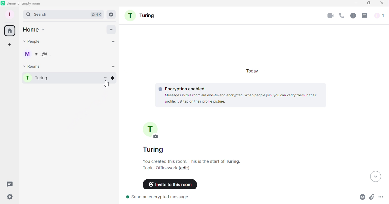 The height and width of the screenshot is (204, 389). Describe the element at coordinates (160, 15) in the screenshot. I see `Turing room` at that location.